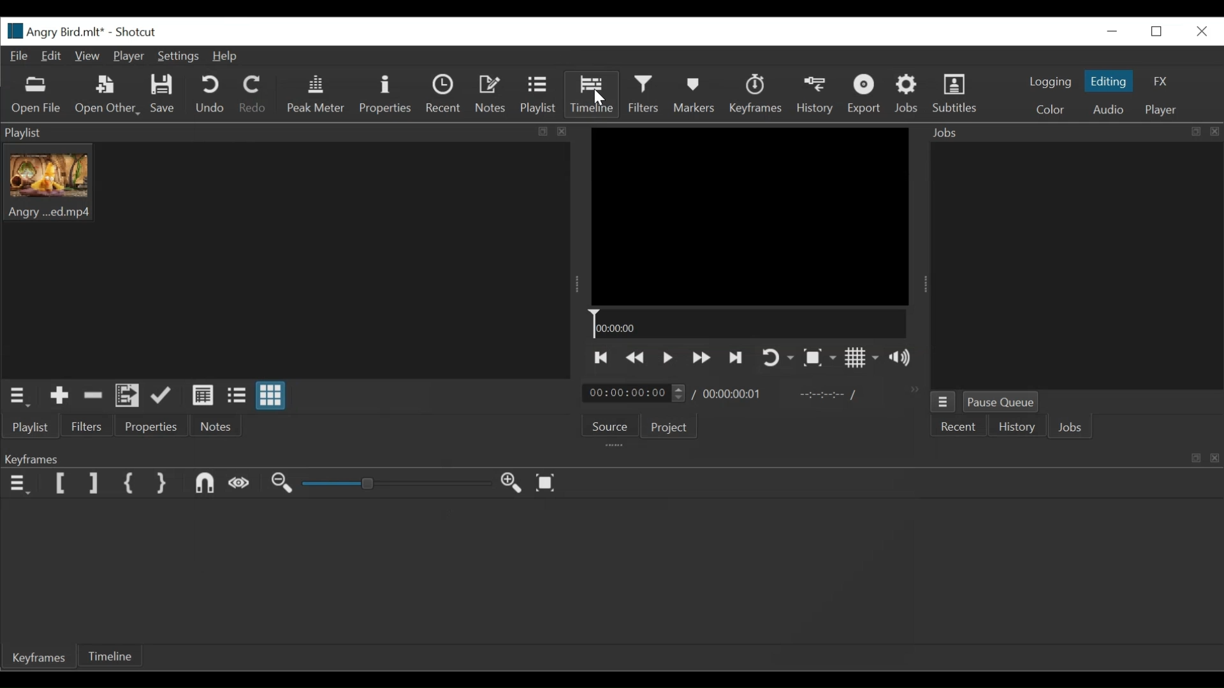 This screenshot has height=688, width=1224. What do you see at coordinates (943, 402) in the screenshot?
I see `Jobs menu` at bounding box center [943, 402].